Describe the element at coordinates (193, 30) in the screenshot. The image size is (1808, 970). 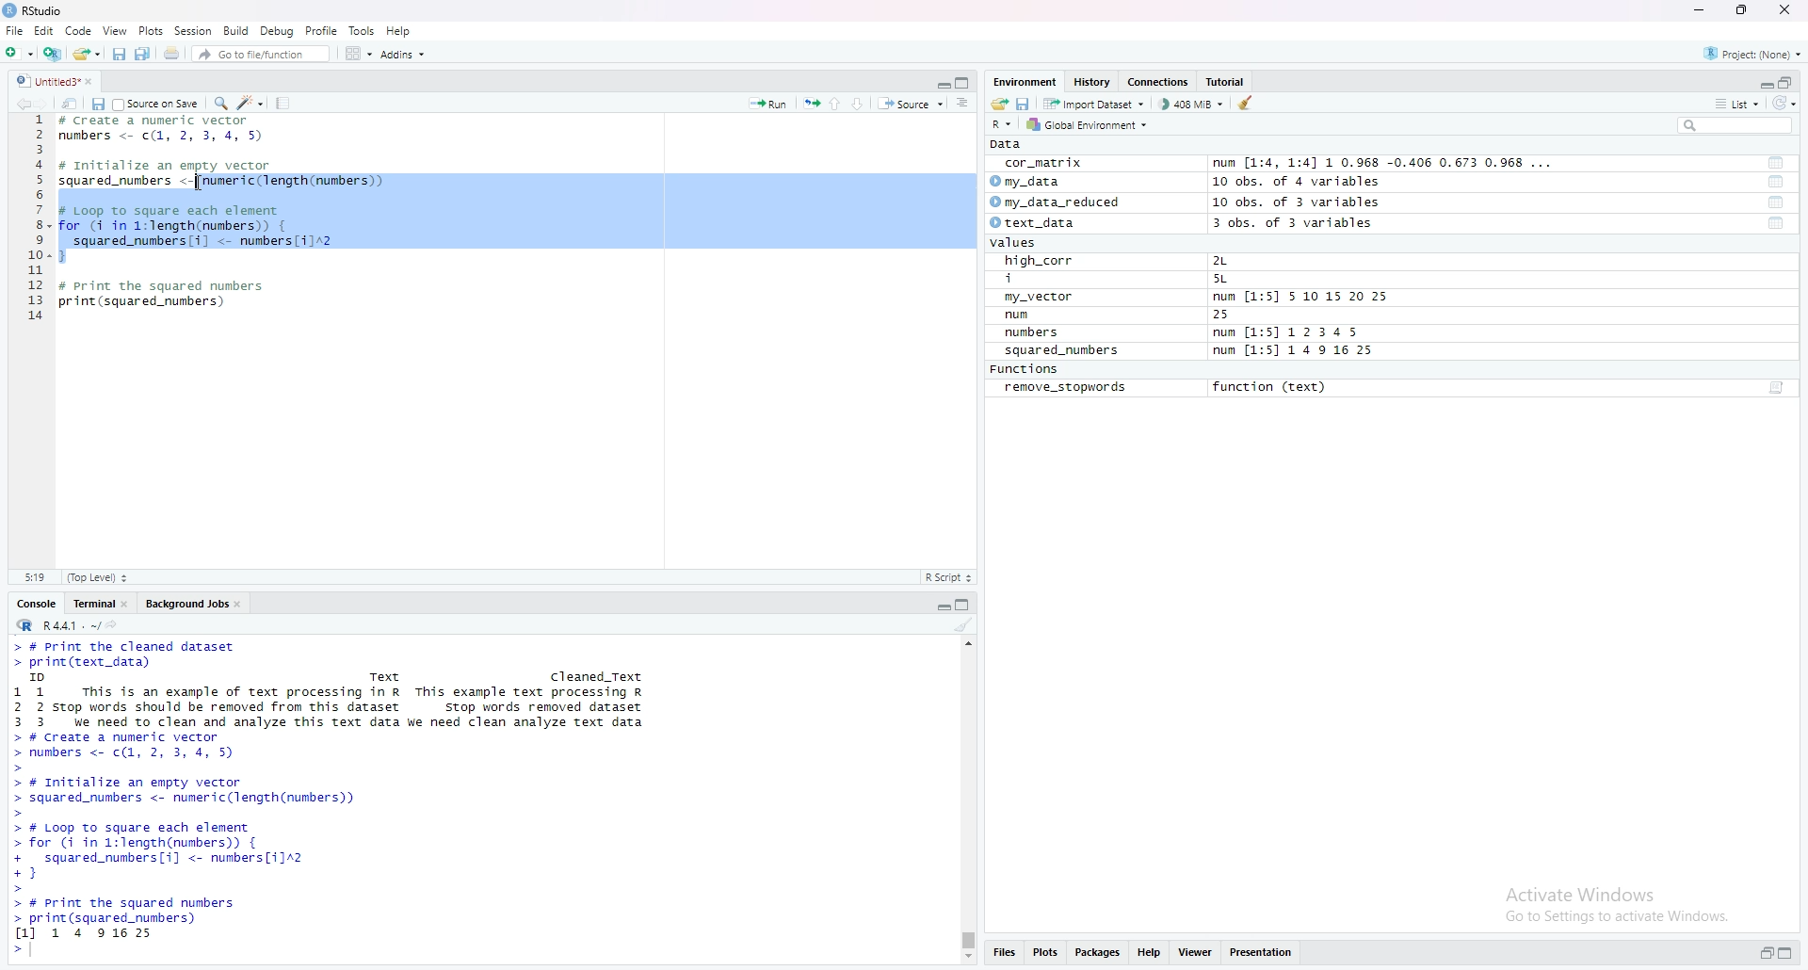
I see `Session` at that location.